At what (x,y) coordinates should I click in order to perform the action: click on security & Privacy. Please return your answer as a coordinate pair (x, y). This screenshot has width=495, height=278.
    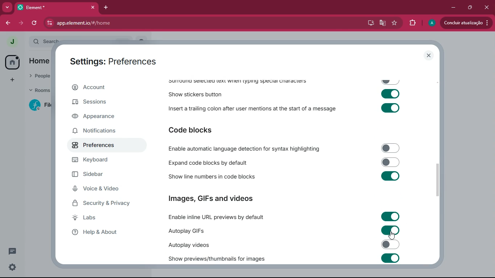
    Looking at the image, I should click on (104, 204).